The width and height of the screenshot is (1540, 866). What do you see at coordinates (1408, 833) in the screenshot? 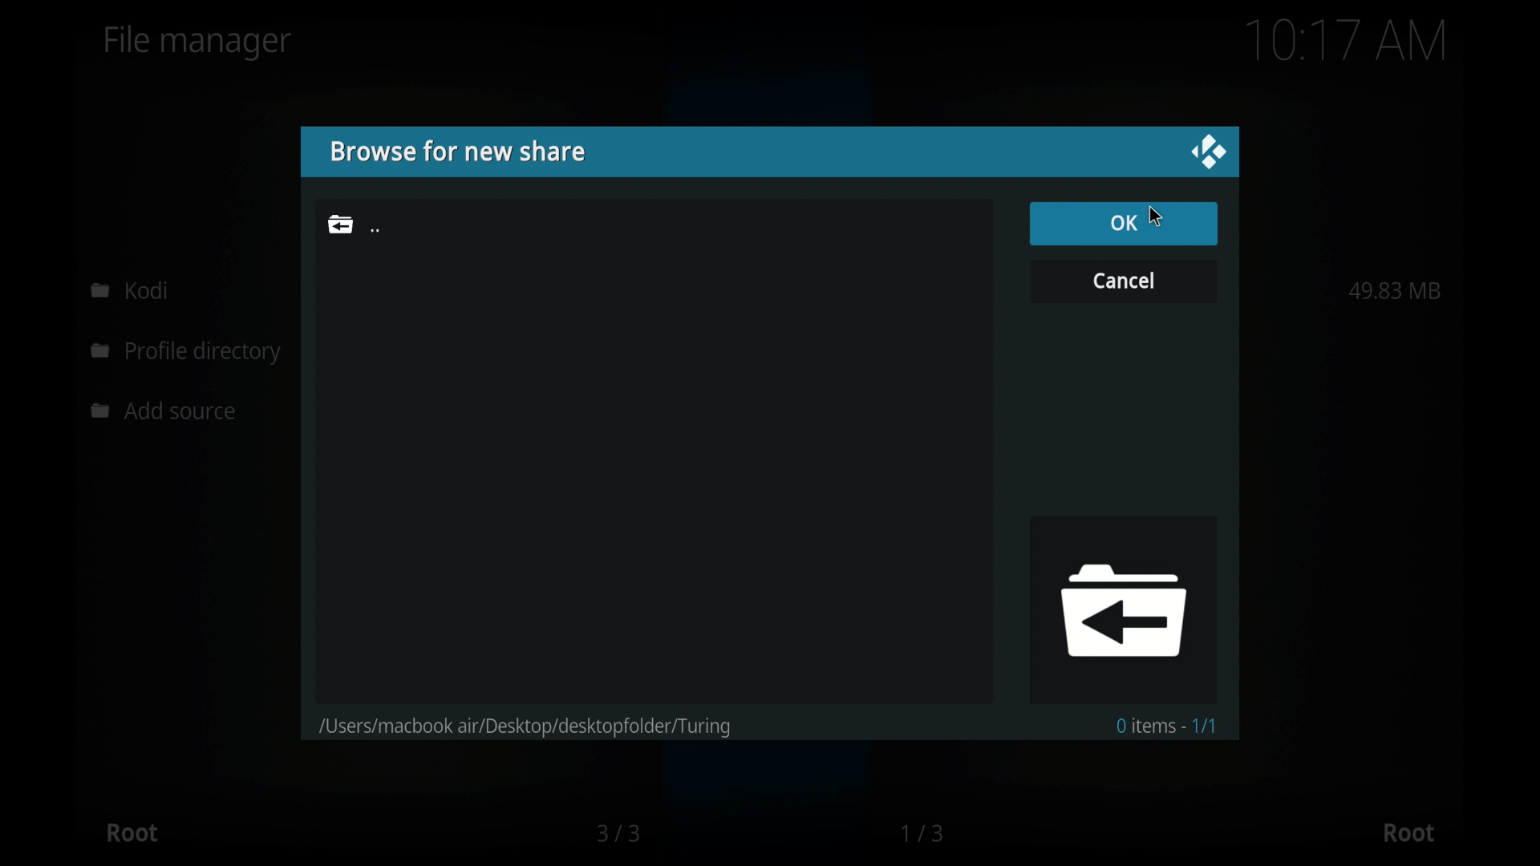
I see `root` at bounding box center [1408, 833].